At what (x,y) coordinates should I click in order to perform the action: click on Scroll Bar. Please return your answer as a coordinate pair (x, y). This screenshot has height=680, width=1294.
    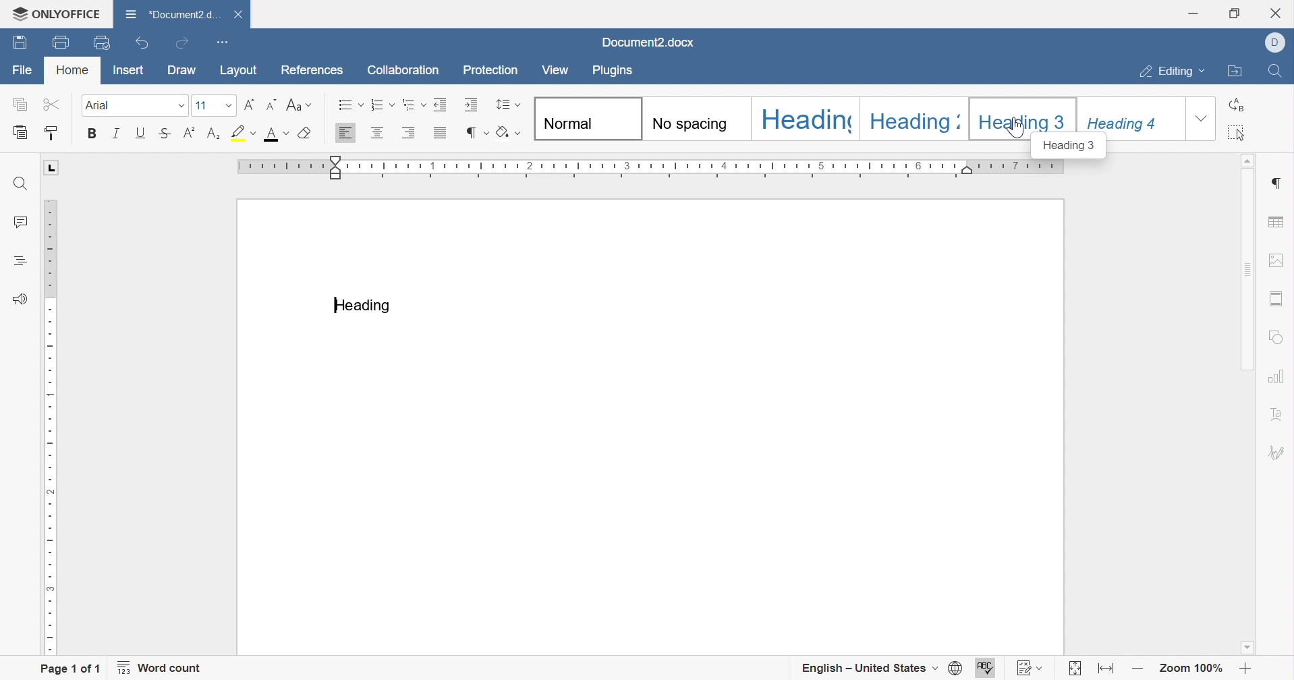
    Looking at the image, I should click on (1251, 405).